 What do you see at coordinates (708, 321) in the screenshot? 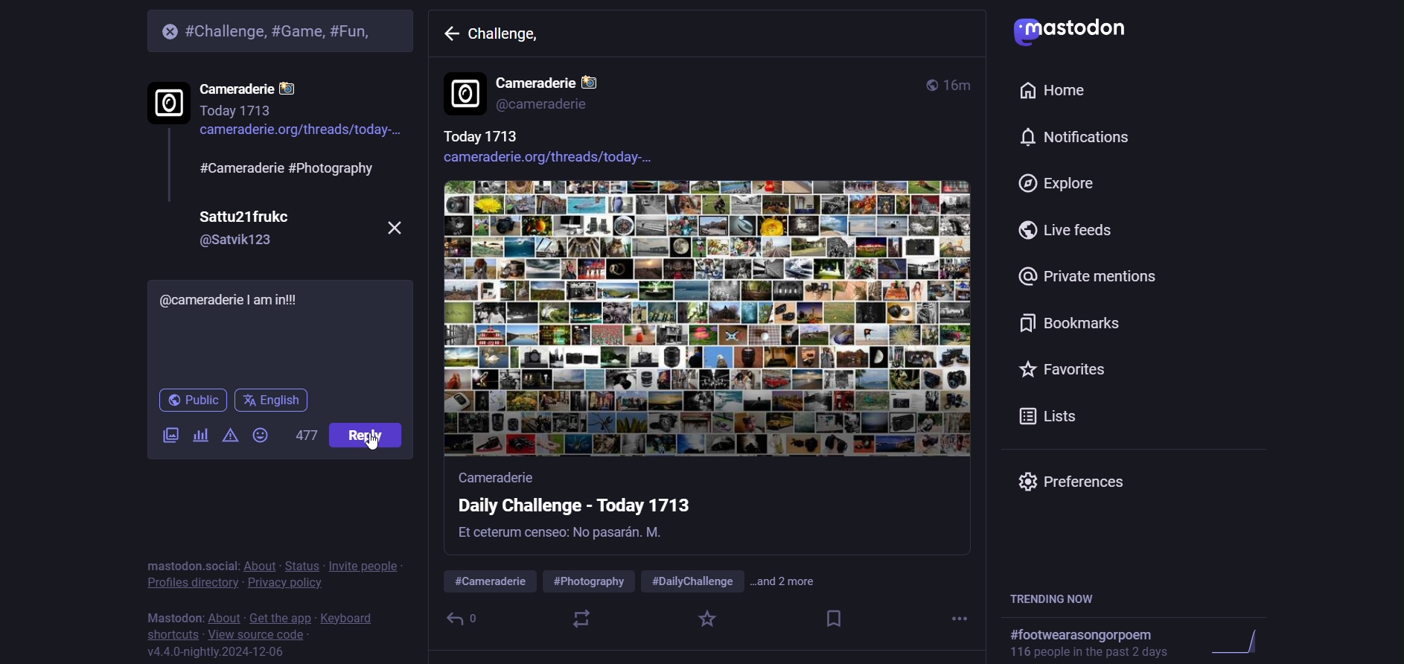
I see `image` at bounding box center [708, 321].